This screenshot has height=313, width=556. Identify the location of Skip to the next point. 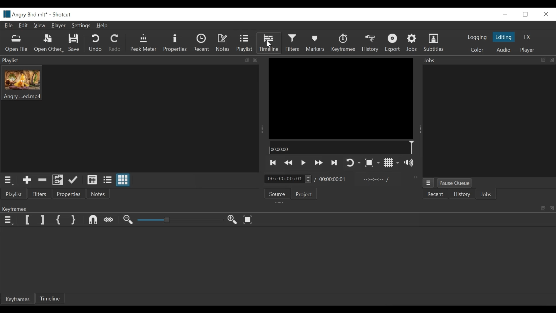
(334, 162).